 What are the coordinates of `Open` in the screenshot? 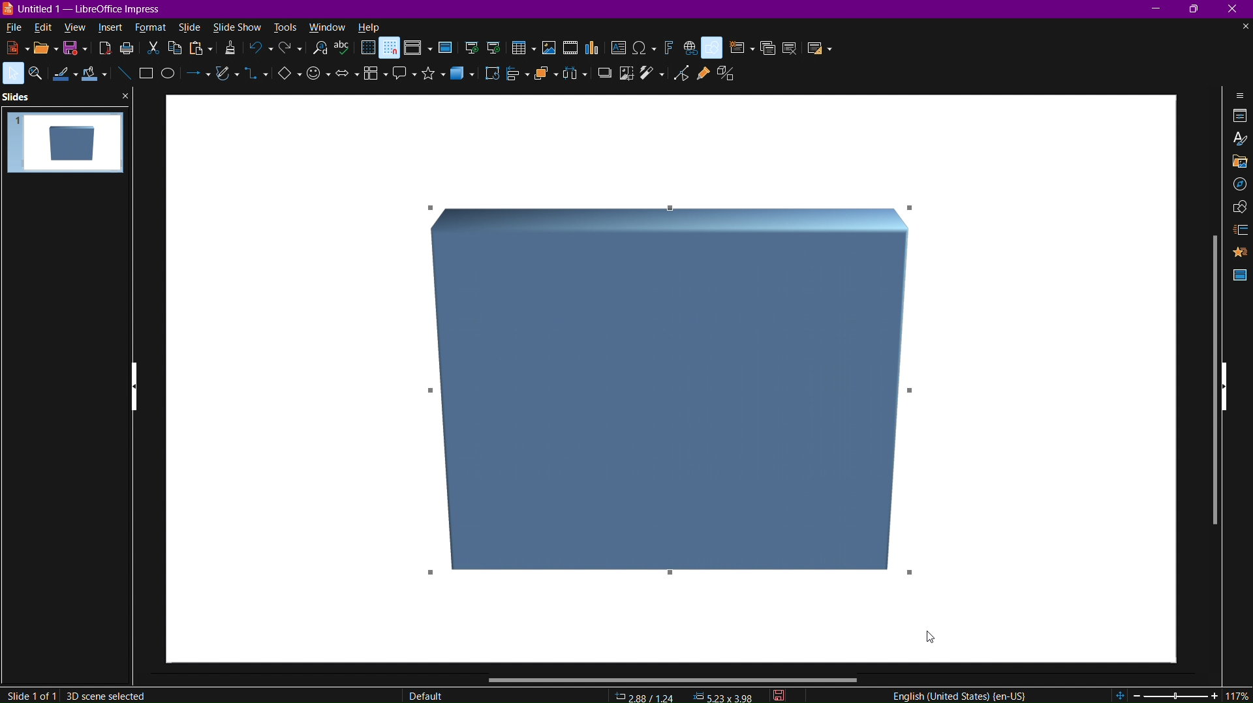 It's located at (42, 49).